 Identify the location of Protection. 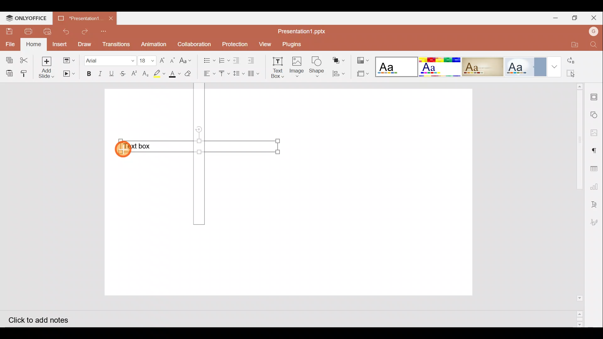
(235, 45).